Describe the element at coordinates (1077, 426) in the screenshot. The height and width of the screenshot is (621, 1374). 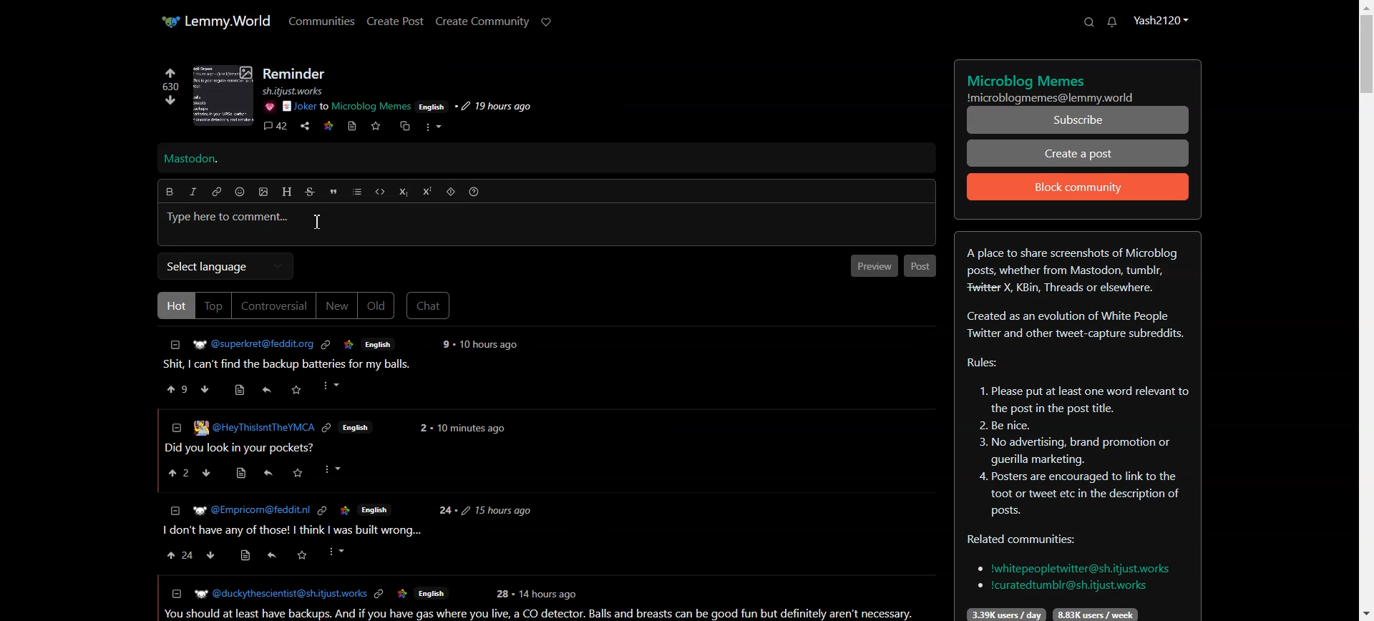
I see `Text` at that location.